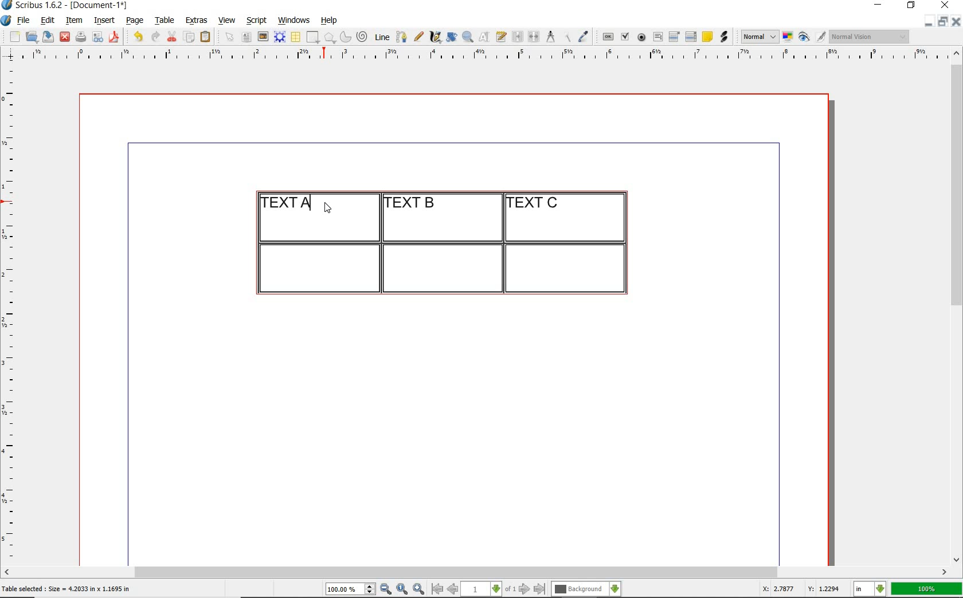 The image size is (963, 598). I want to click on polygon, so click(330, 37).